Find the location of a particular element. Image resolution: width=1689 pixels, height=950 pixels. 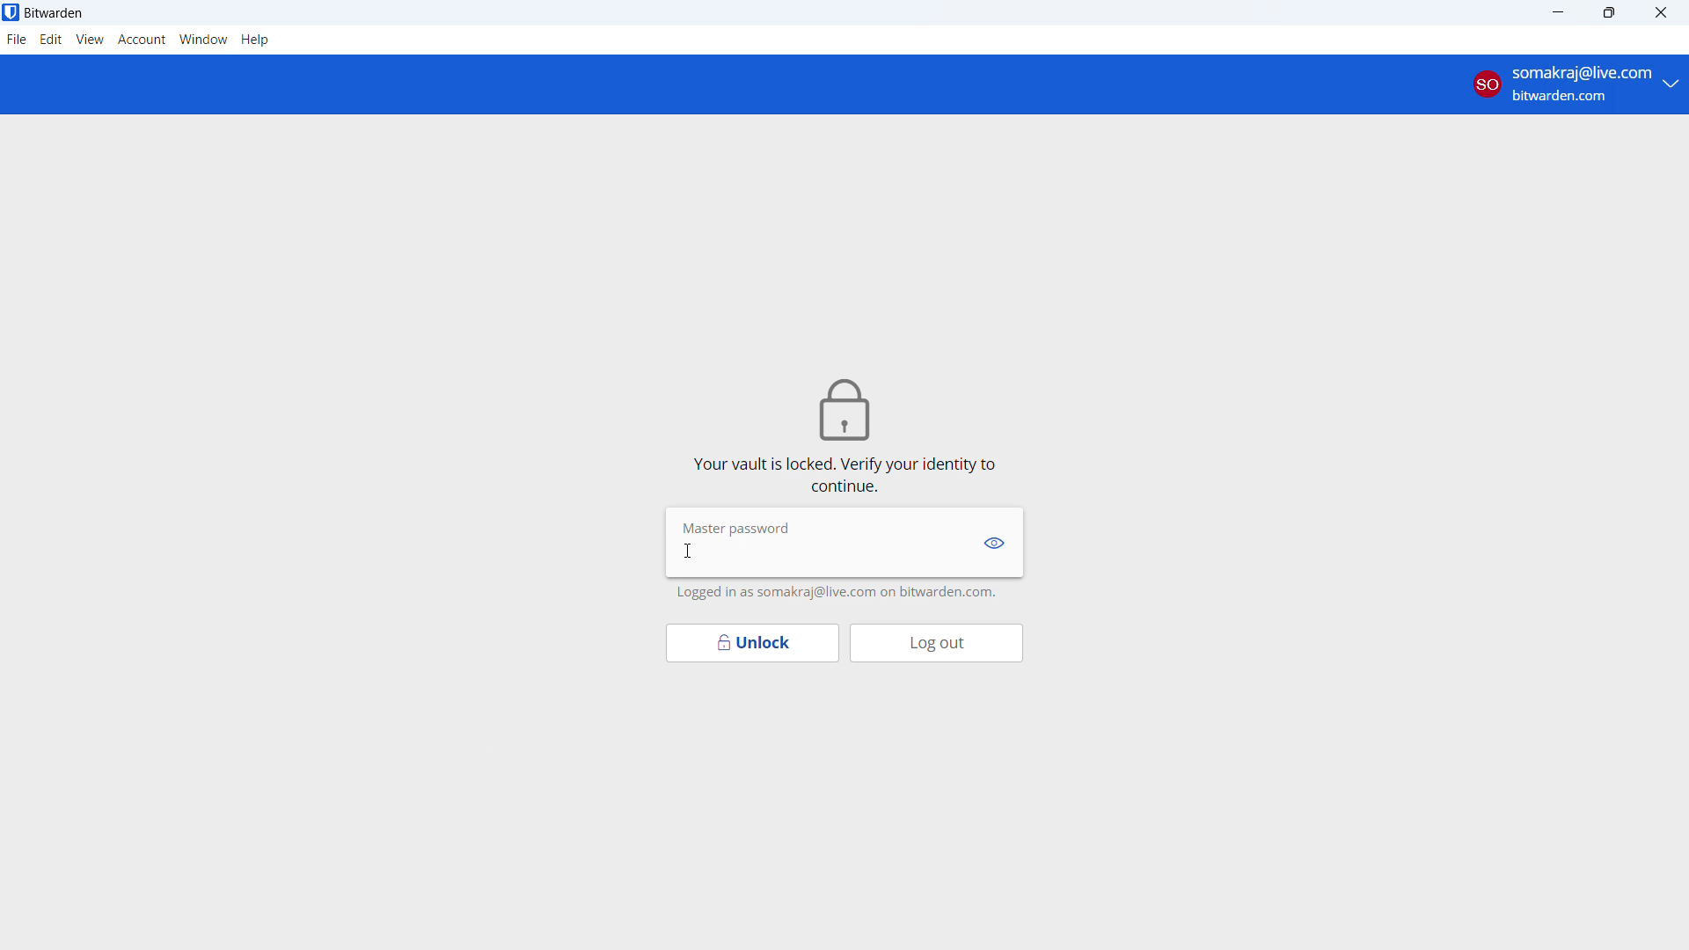

maximize is located at coordinates (1609, 13).